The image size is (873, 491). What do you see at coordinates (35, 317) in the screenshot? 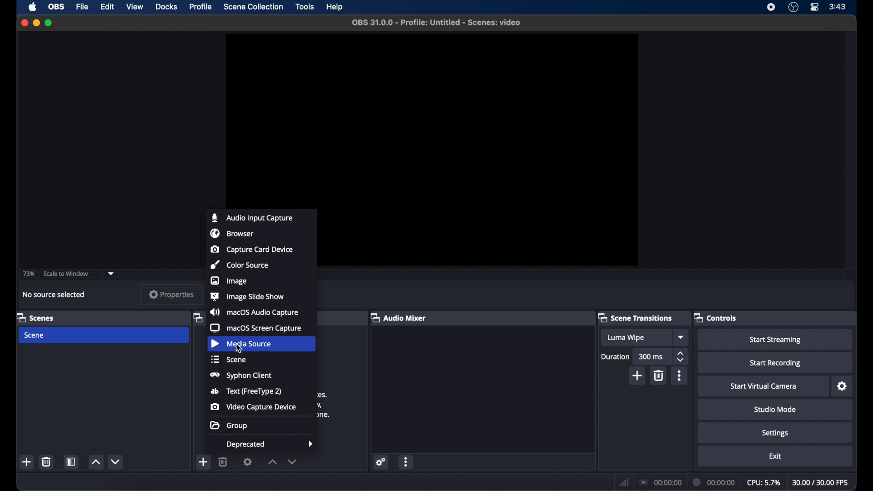
I see `scenes` at bounding box center [35, 317].